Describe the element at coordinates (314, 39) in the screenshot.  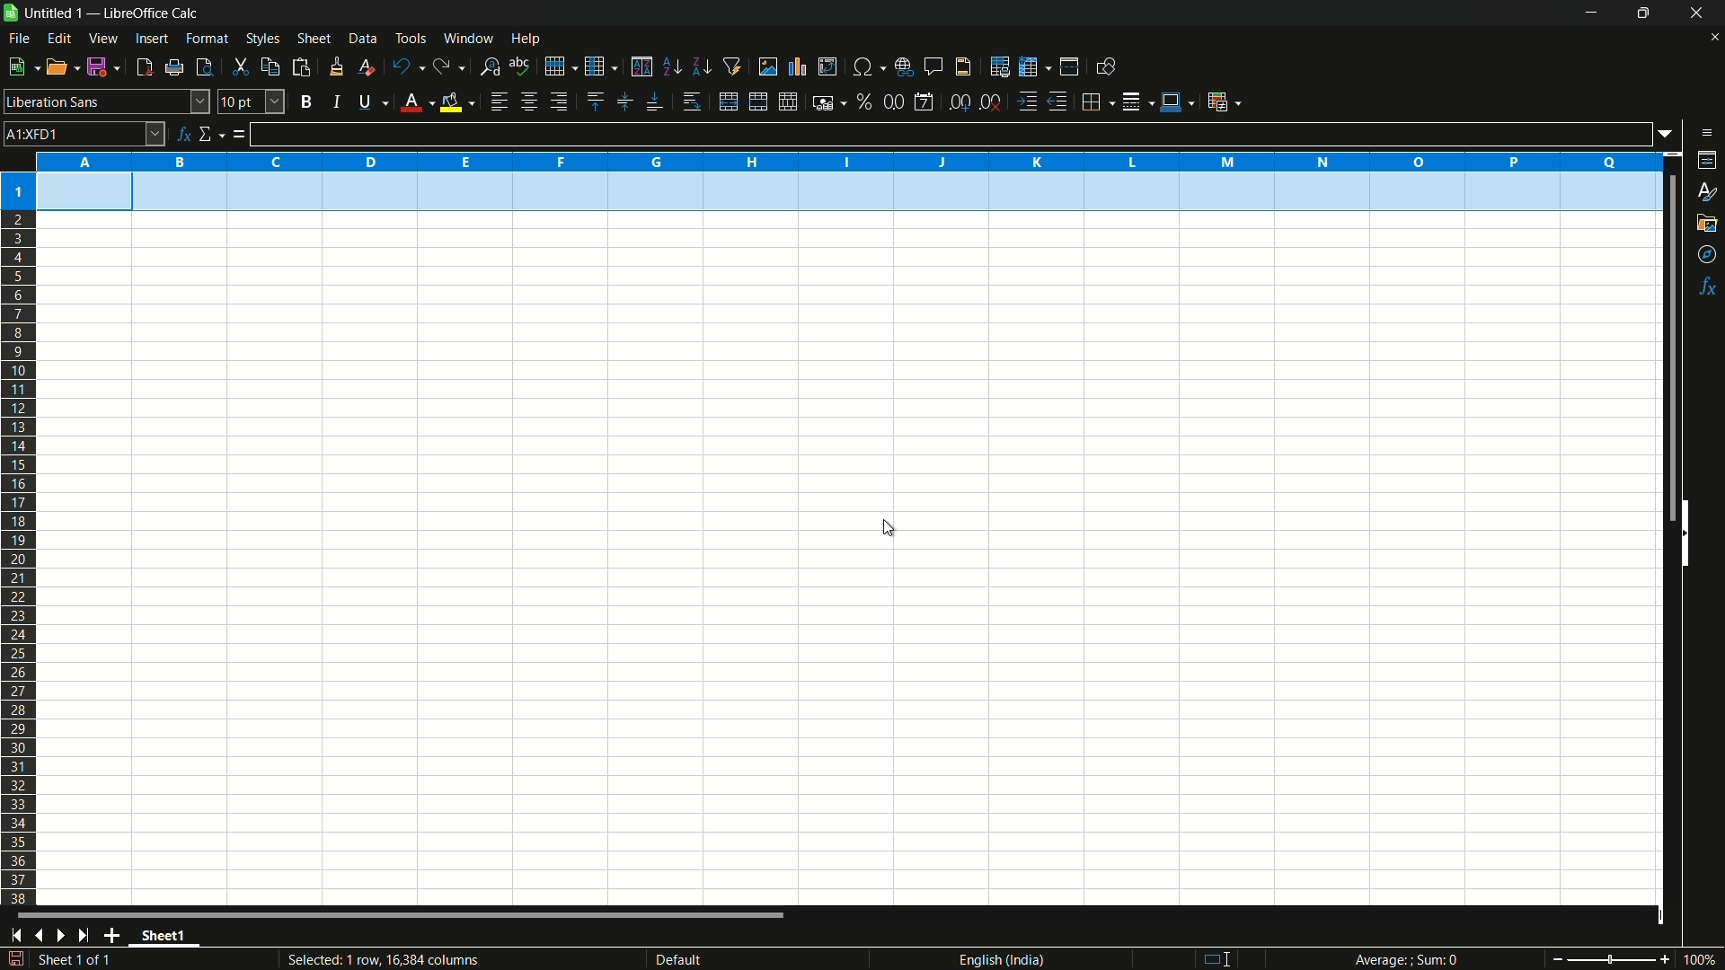
I see `sheet menu` at that location.